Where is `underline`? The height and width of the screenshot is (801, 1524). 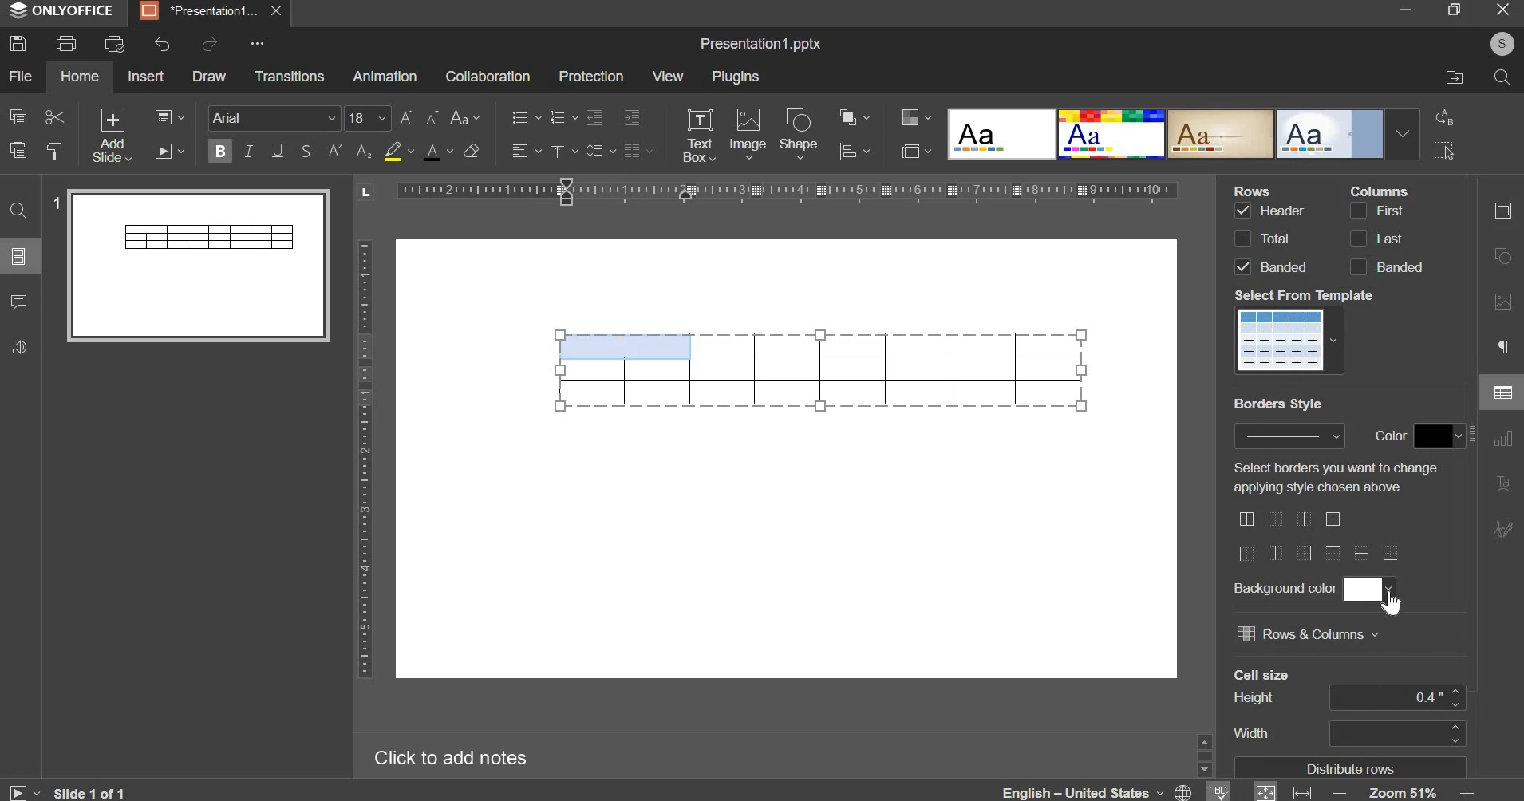
underline is located at coordinates (276, 150).